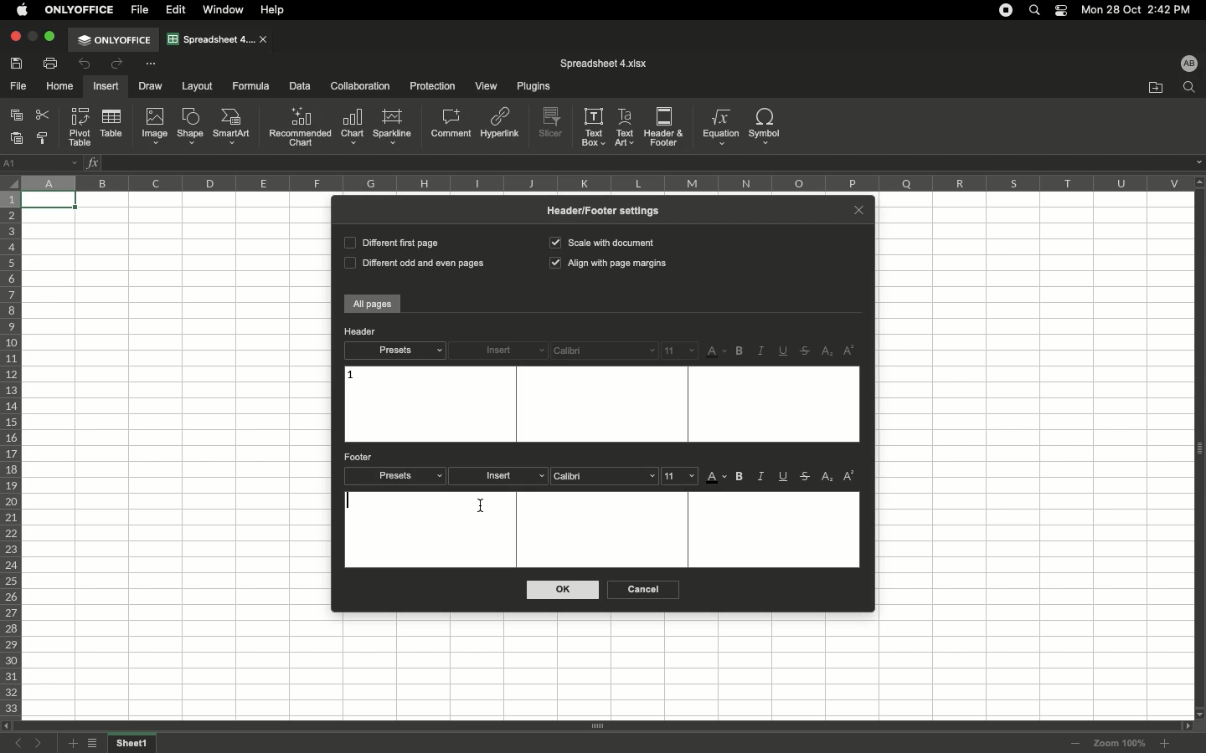 Image resolution: width=1206 pixels, height=753 pixels. What do you see at coordinates (8, 726) in the screenshot?
I see `scroll left` at bounding box center [8, 726].